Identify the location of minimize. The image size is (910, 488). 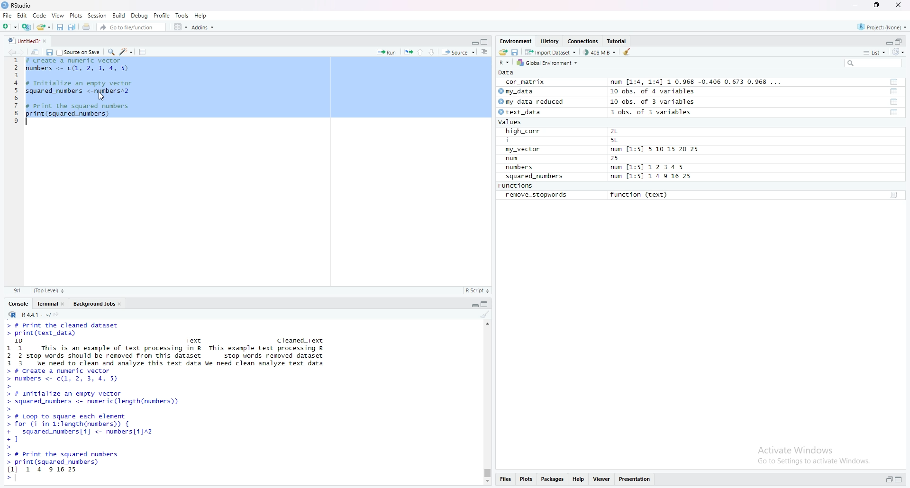
(888, 41).